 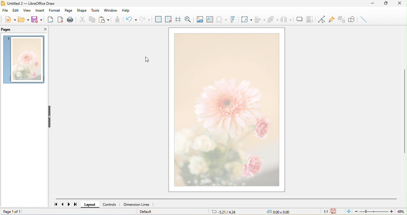 What do you see at coordinates (401, 4) in the screenshot?
I see `close` at bounding box center [401, 4].